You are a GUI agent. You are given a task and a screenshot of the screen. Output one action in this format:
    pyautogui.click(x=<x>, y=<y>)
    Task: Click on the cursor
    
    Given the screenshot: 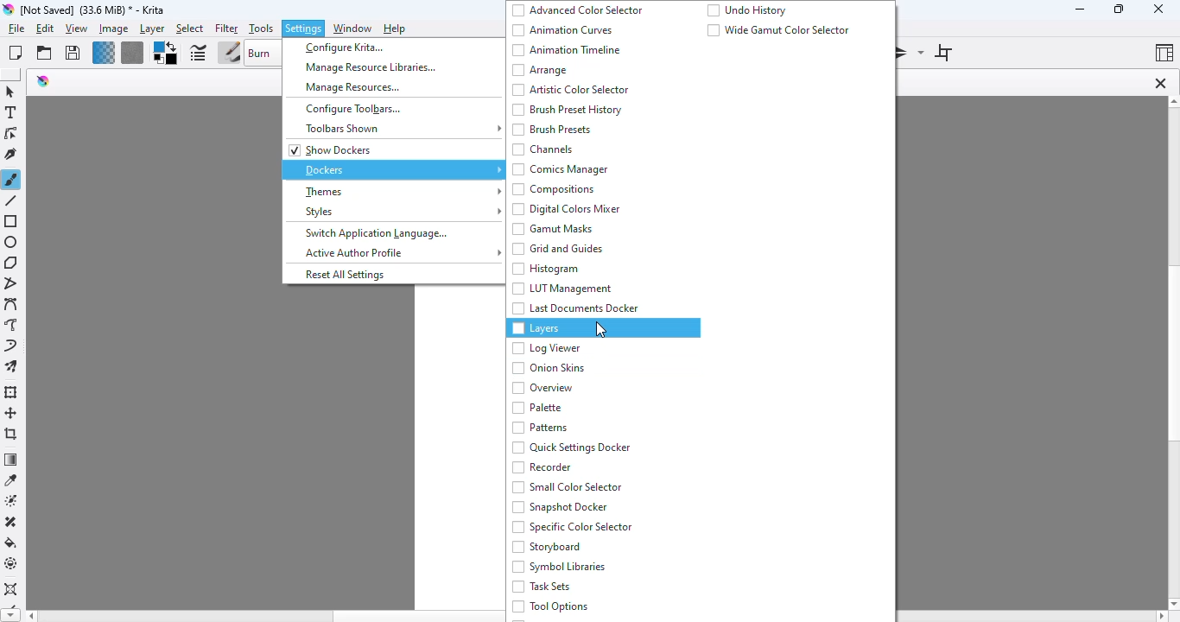 What is the action you would take?
    pyautogui.click(x=601, y=329)
    